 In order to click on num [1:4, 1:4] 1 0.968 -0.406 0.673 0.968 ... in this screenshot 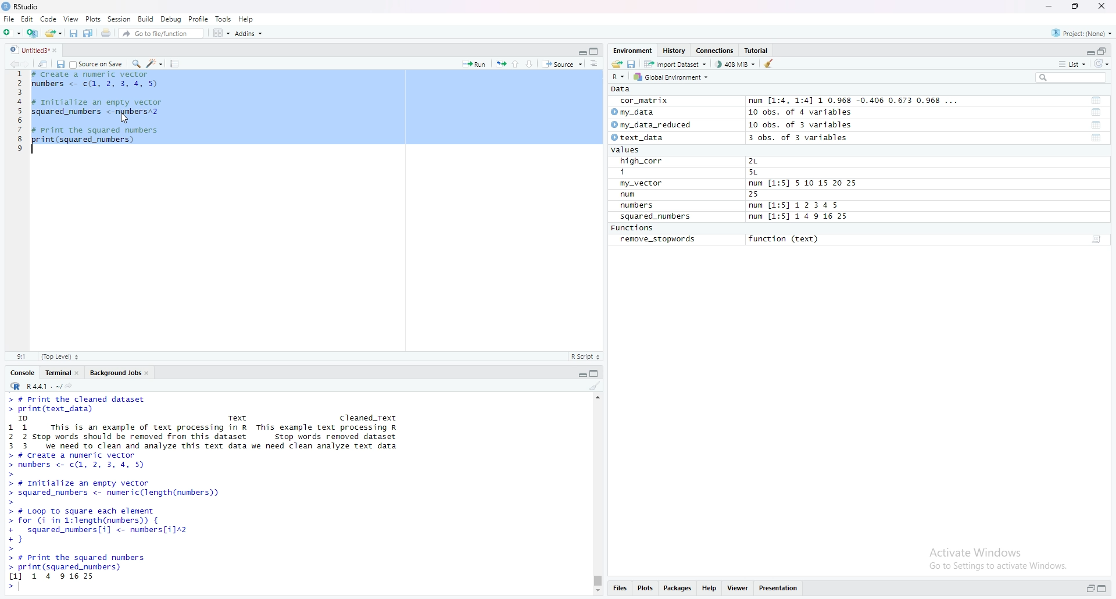, I will do `click(855, 101)`.